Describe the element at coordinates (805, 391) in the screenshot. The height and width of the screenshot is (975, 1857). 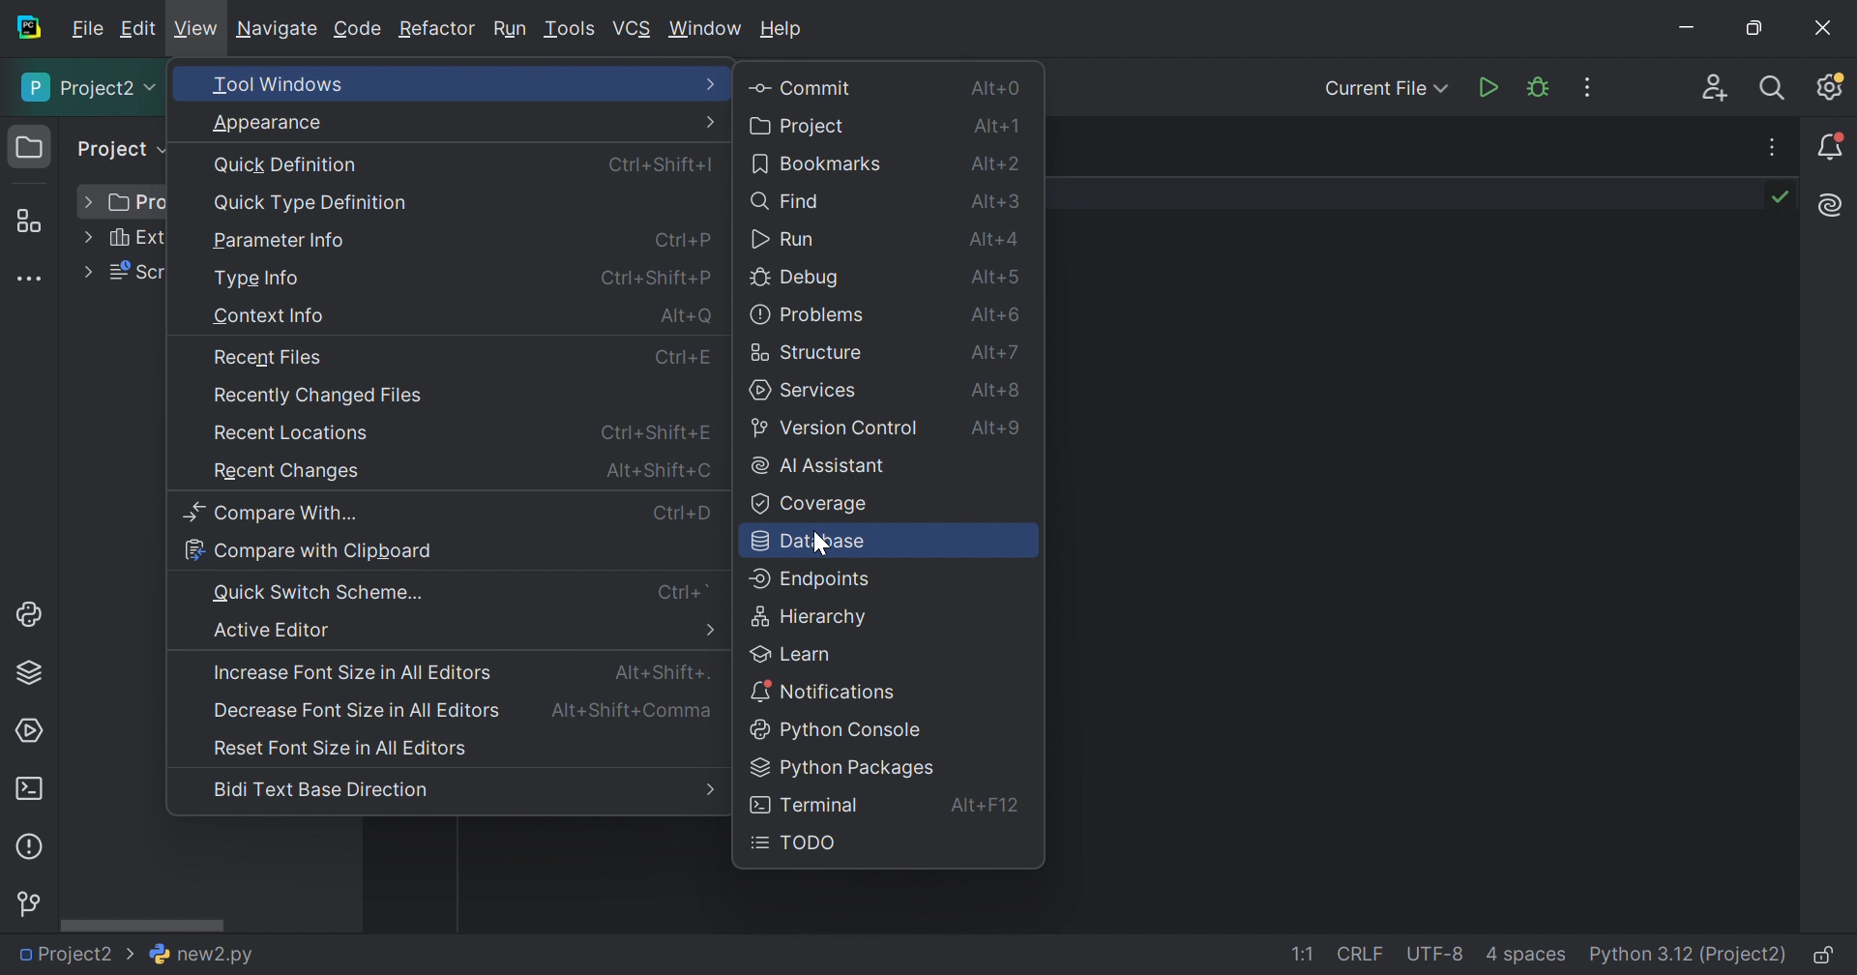
I see `Services` at that location.